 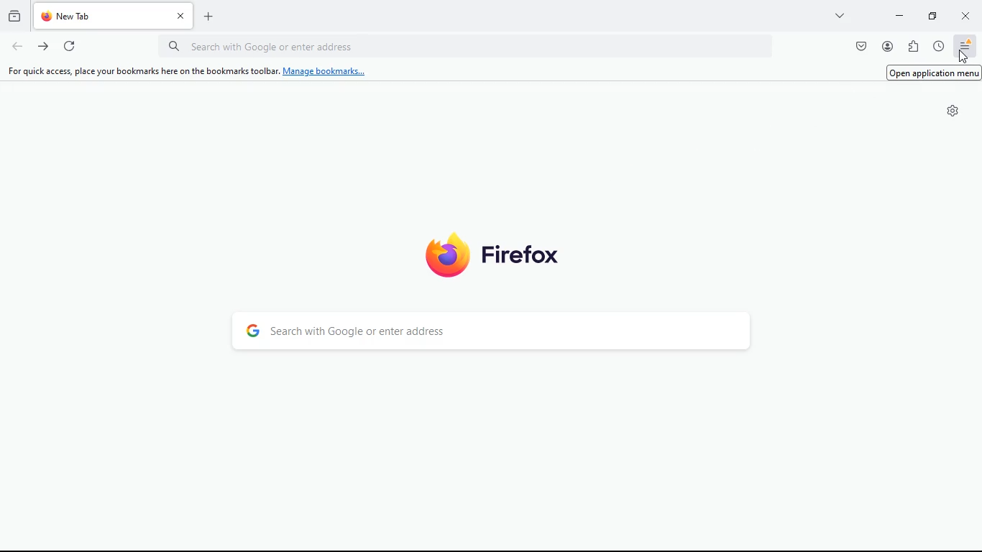 What do you see at coordinates (965, 15) in the screenshot?
I see `close` at bounding box center [965, 15].